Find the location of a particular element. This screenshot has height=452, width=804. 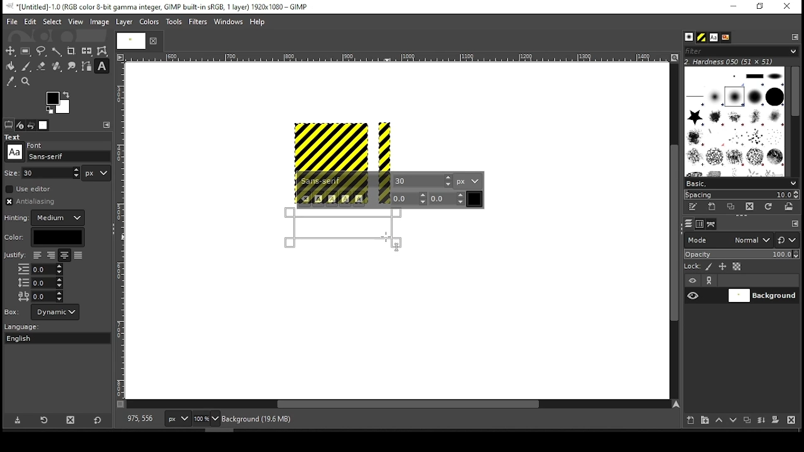

font size is located at coordinates (52, 173).